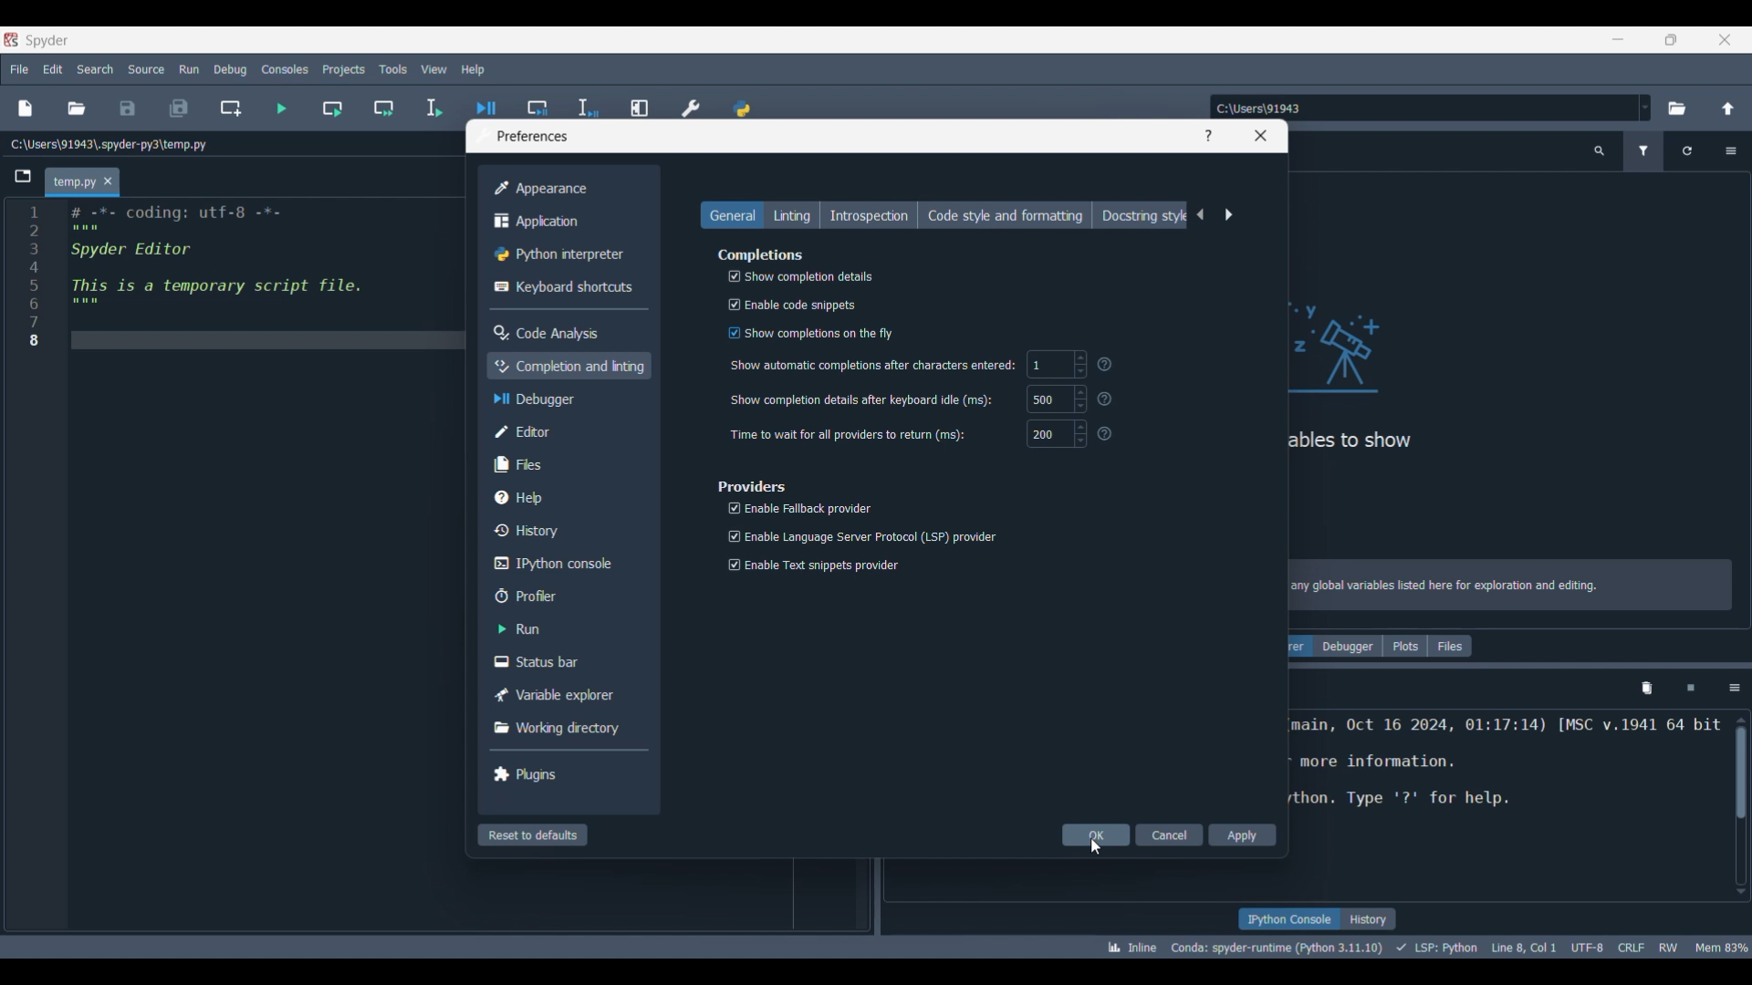  I want to click on , so click(1110, 366).